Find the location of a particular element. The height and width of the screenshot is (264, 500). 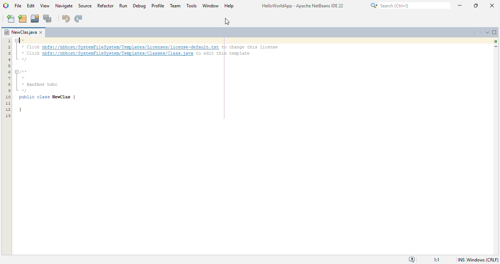

project name is located at coordinates (20, 32).